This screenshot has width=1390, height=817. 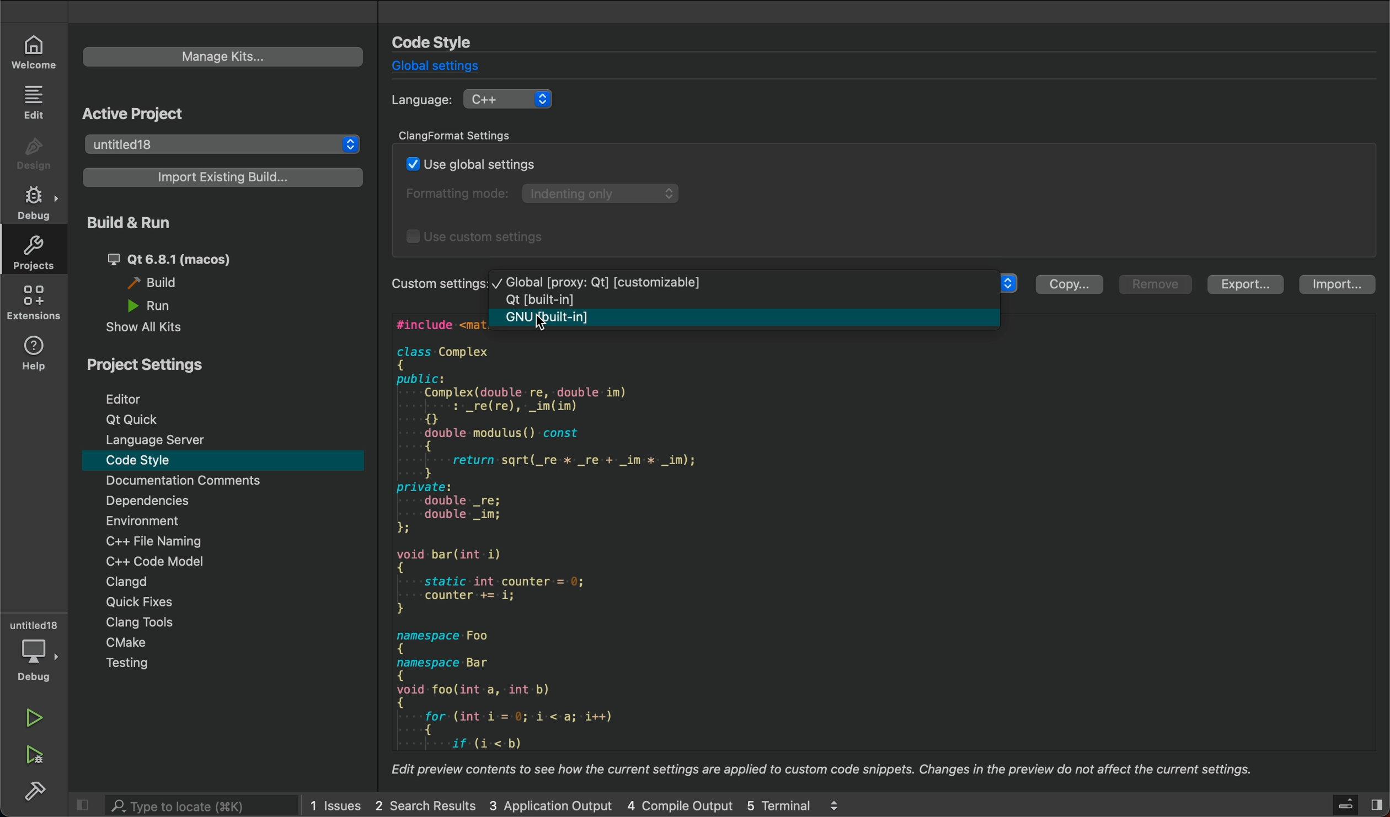 What do you see at coordinates (135, 645) in the screenshot?
I see `cmake` at bounding box center [135, 645].